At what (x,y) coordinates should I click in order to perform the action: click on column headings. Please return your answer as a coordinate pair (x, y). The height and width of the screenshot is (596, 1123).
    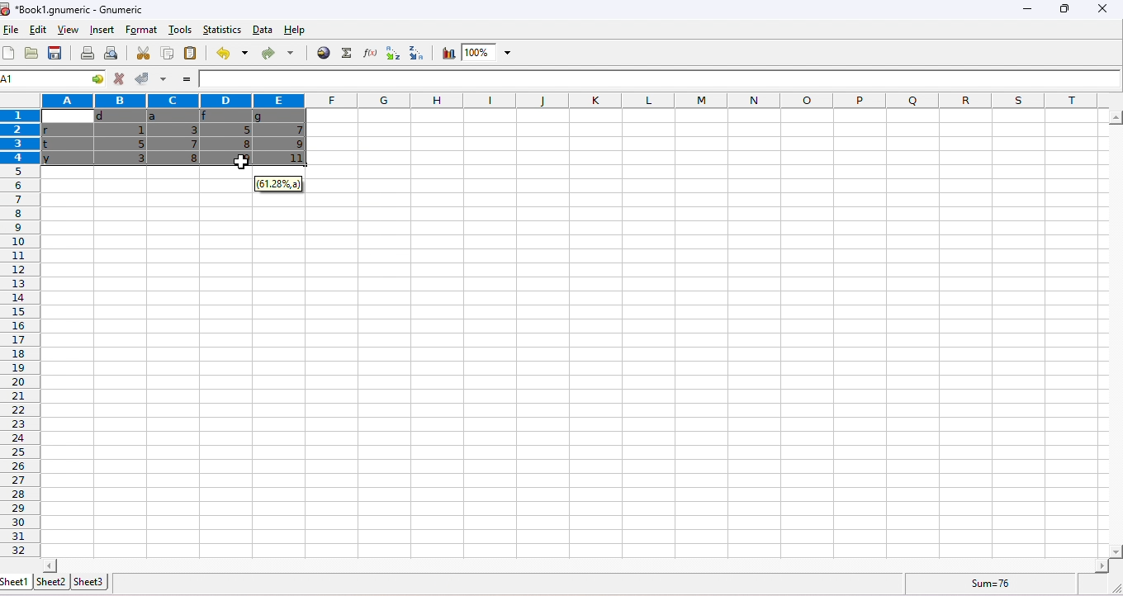
    Looking at the image, I should click on (573, 101).